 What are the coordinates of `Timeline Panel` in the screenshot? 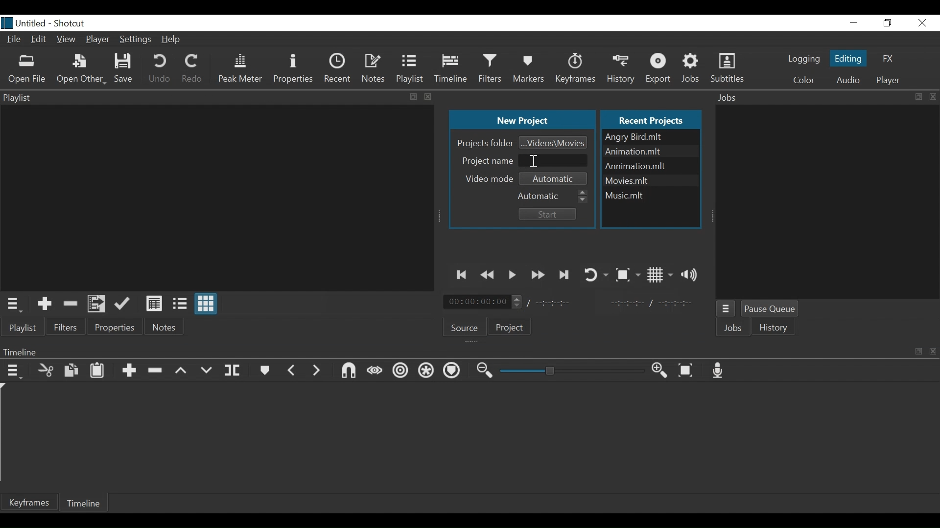 It's located at (470, 352).